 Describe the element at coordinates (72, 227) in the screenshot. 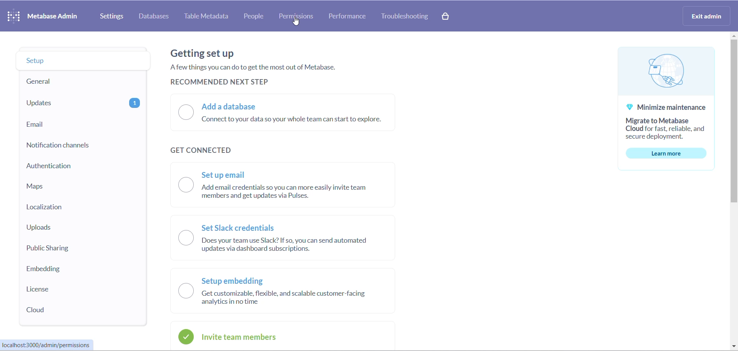

I see `uploads` at that location.